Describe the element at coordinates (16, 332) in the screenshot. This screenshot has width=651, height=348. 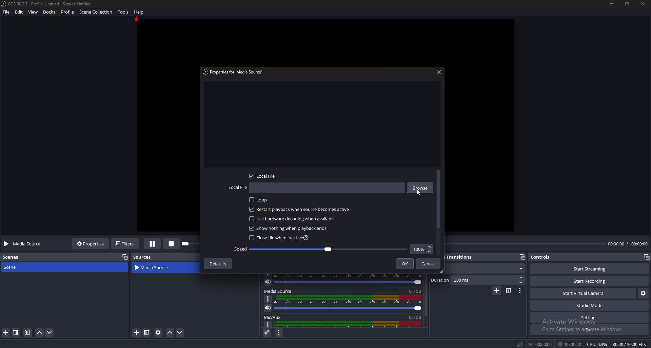
I see `delete scene` at that location.